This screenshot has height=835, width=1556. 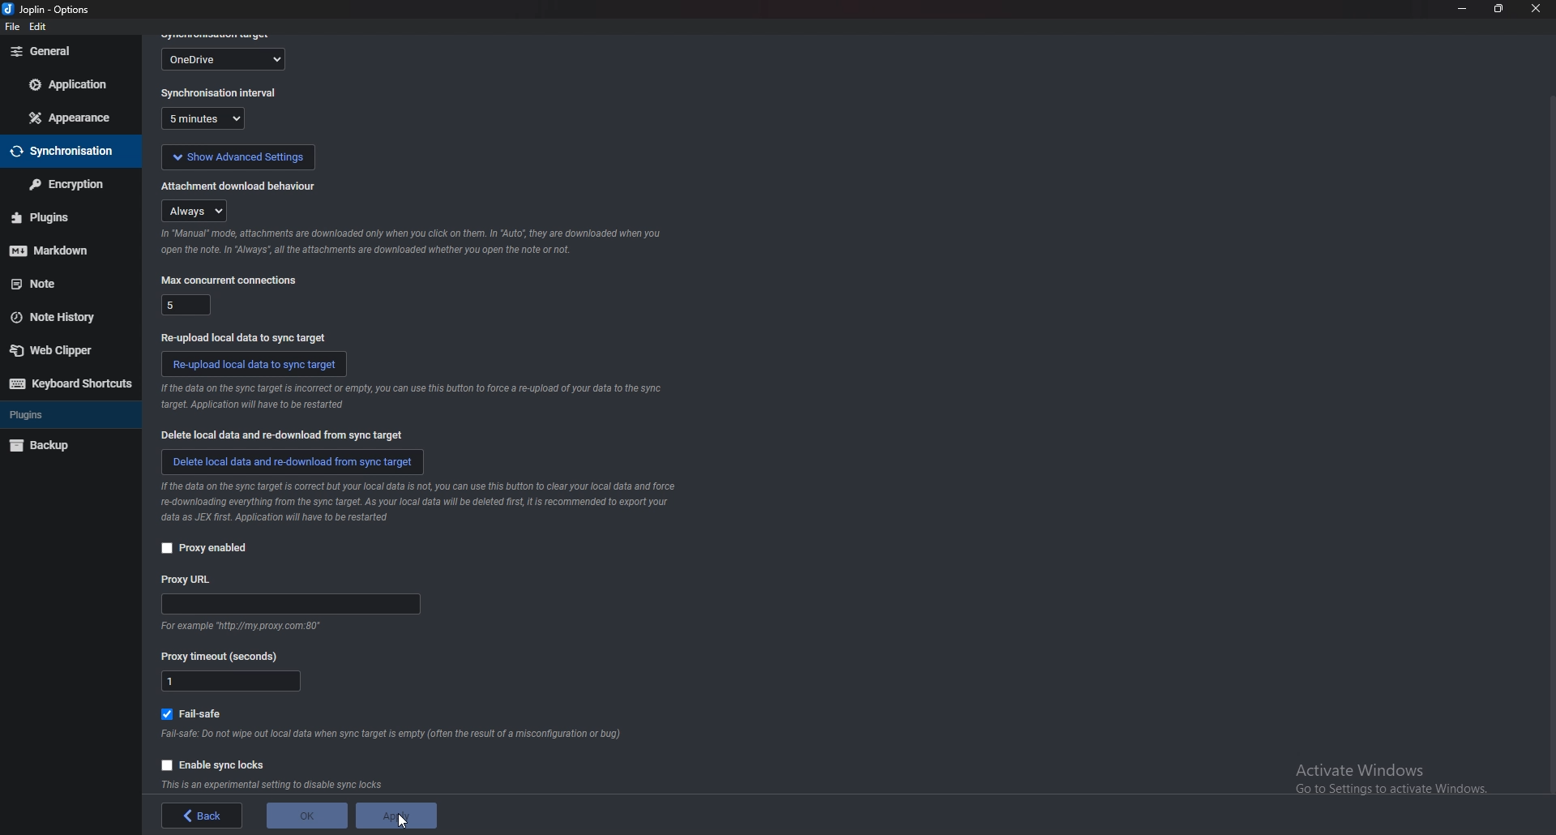 What do you see at coordinates (208, 120) in the screenshot?
I see `sync interval` at bounding box center [208, 120].